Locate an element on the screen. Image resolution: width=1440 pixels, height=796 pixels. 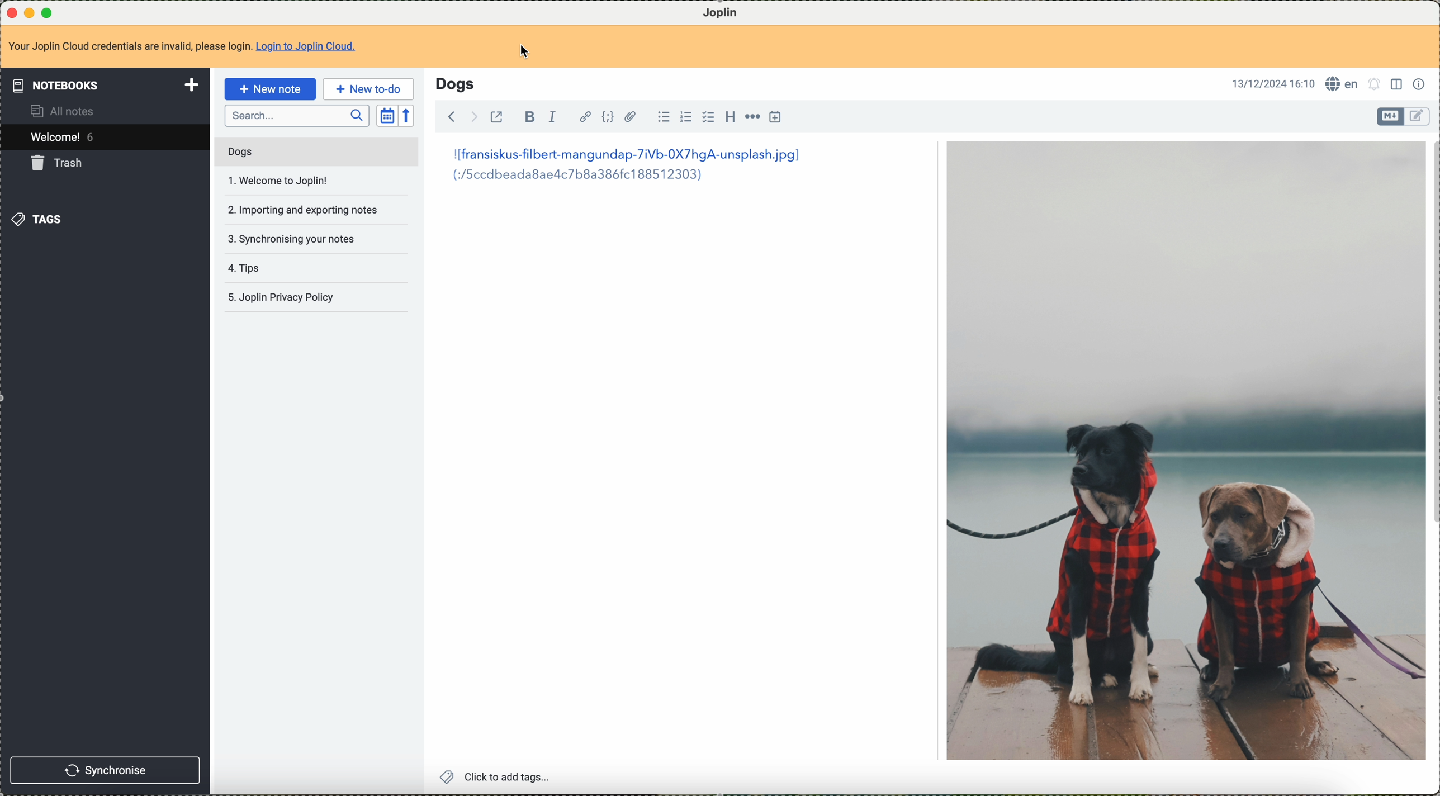
Your Joplin Cloud credentials are invalid, please login. Login to Joplin Cloud. is located at coordinates (193, 46).